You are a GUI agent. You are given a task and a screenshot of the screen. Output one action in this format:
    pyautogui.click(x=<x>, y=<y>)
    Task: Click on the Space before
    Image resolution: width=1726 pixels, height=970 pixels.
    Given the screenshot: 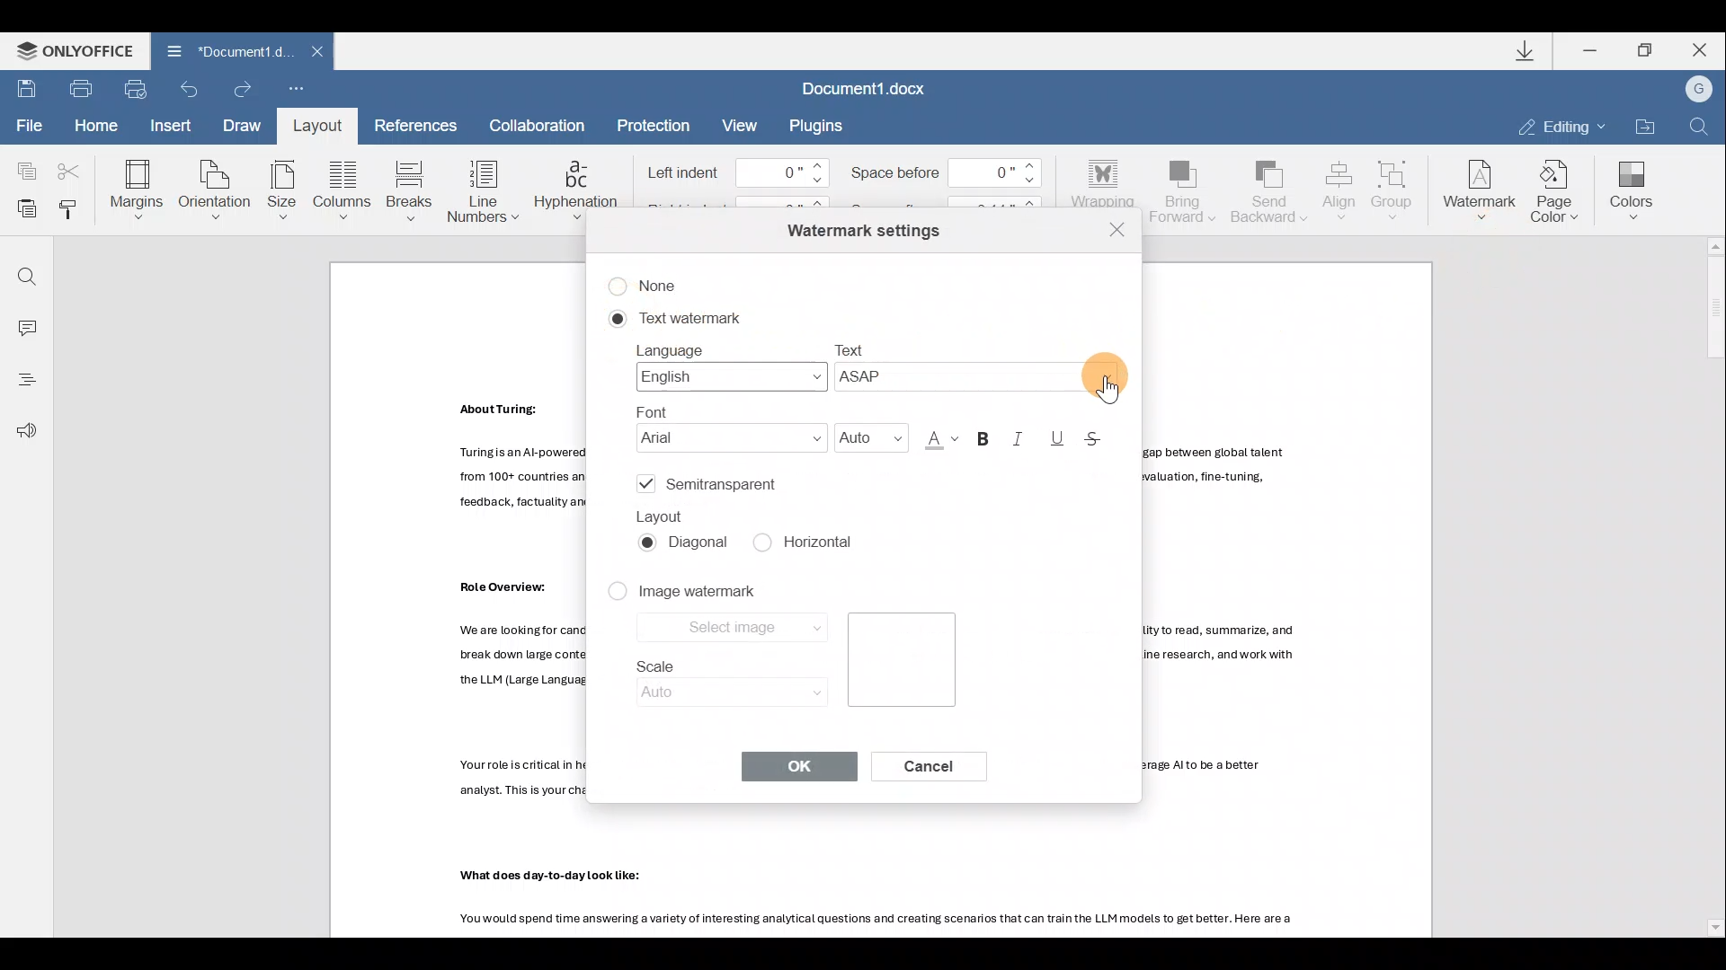 What is the action you would take?
    pyautogui.click(x=948, y=172)
    